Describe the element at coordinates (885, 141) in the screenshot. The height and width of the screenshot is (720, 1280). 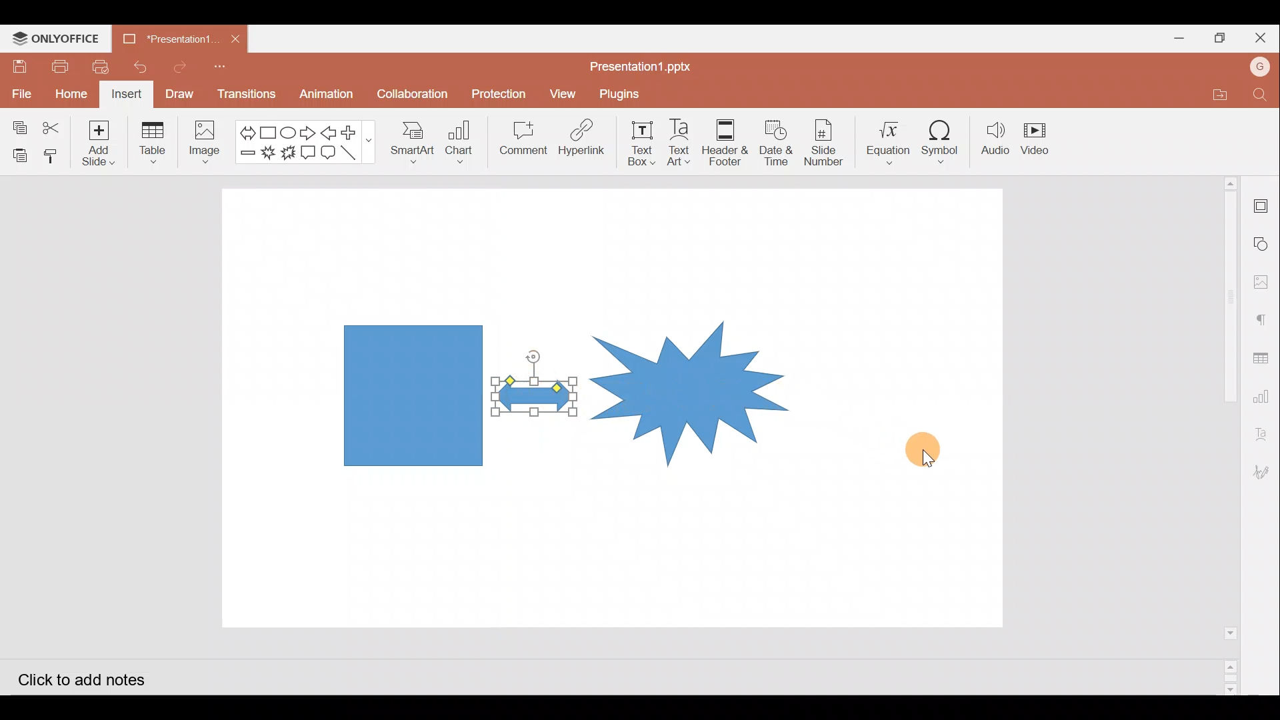
I see `Equation` at that location.